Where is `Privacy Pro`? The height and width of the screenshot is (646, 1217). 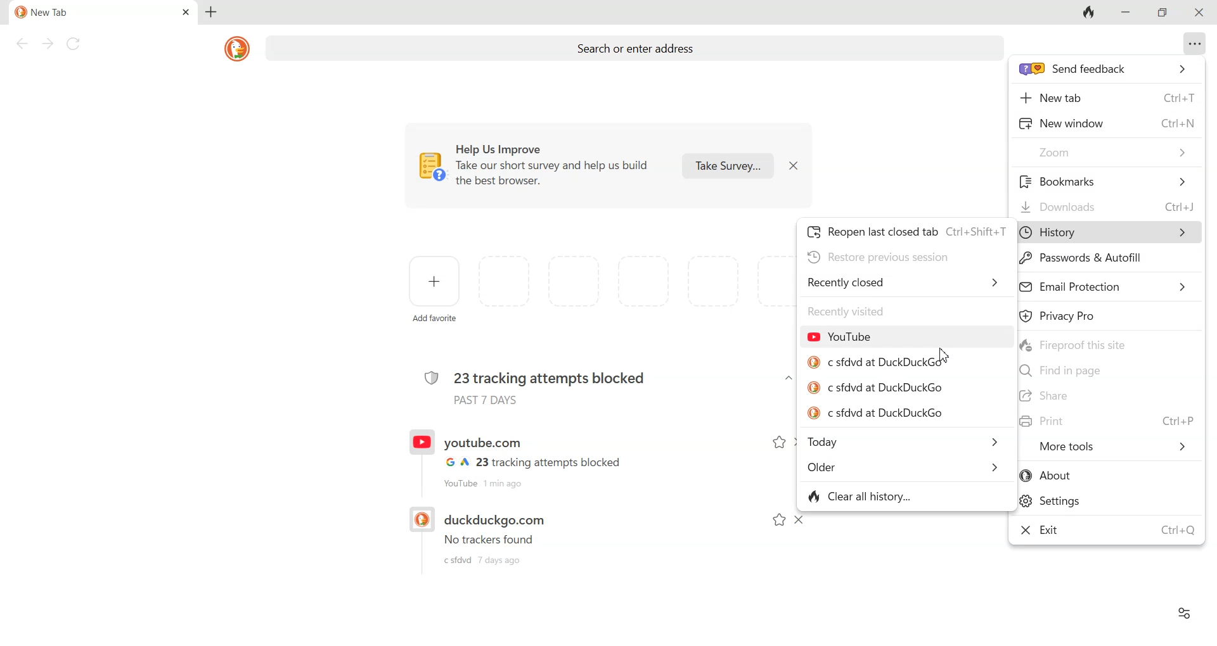 Privacy Pro is located at coordinates (1107, 315).